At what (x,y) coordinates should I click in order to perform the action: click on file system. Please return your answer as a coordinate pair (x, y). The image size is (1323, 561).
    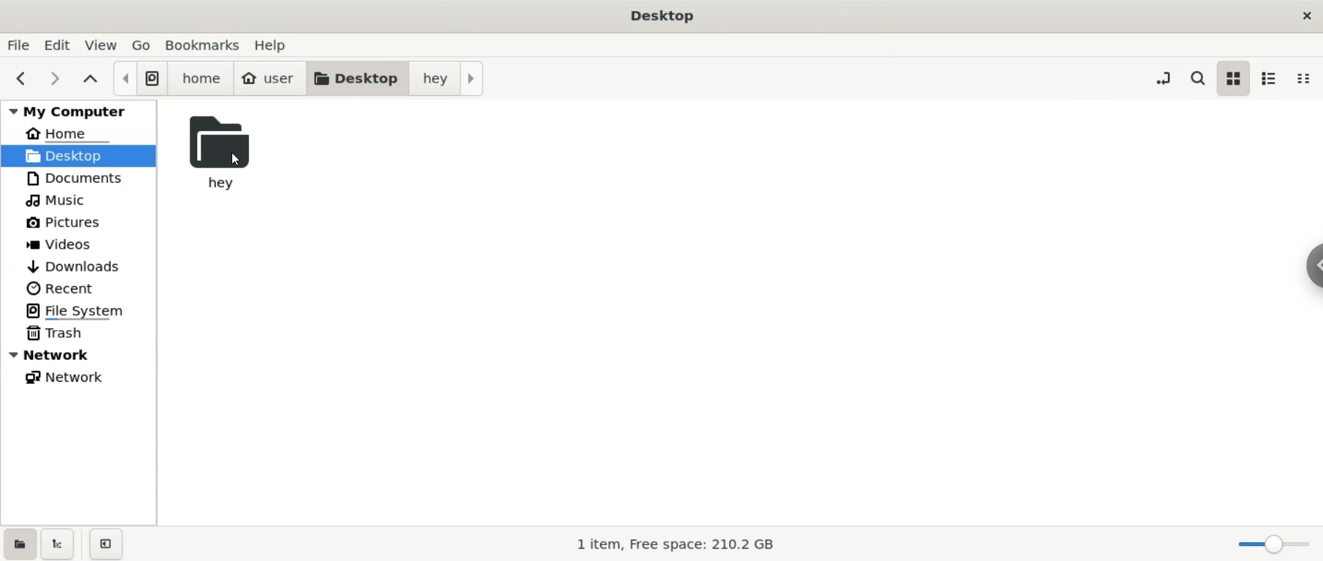
    Looking at the image, I should click on (139, 79).